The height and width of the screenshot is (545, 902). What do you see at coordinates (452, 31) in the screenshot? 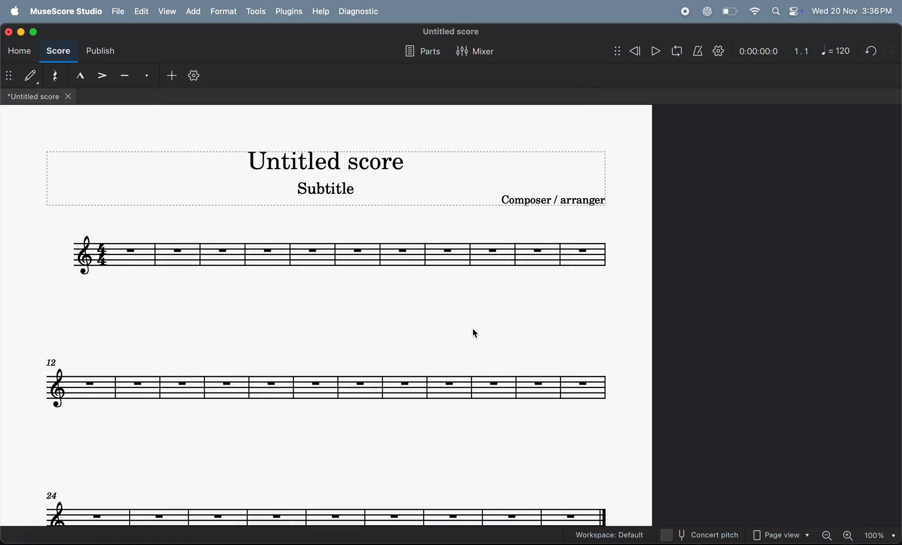
I see `untitled score` at bounding box center [452, 31].